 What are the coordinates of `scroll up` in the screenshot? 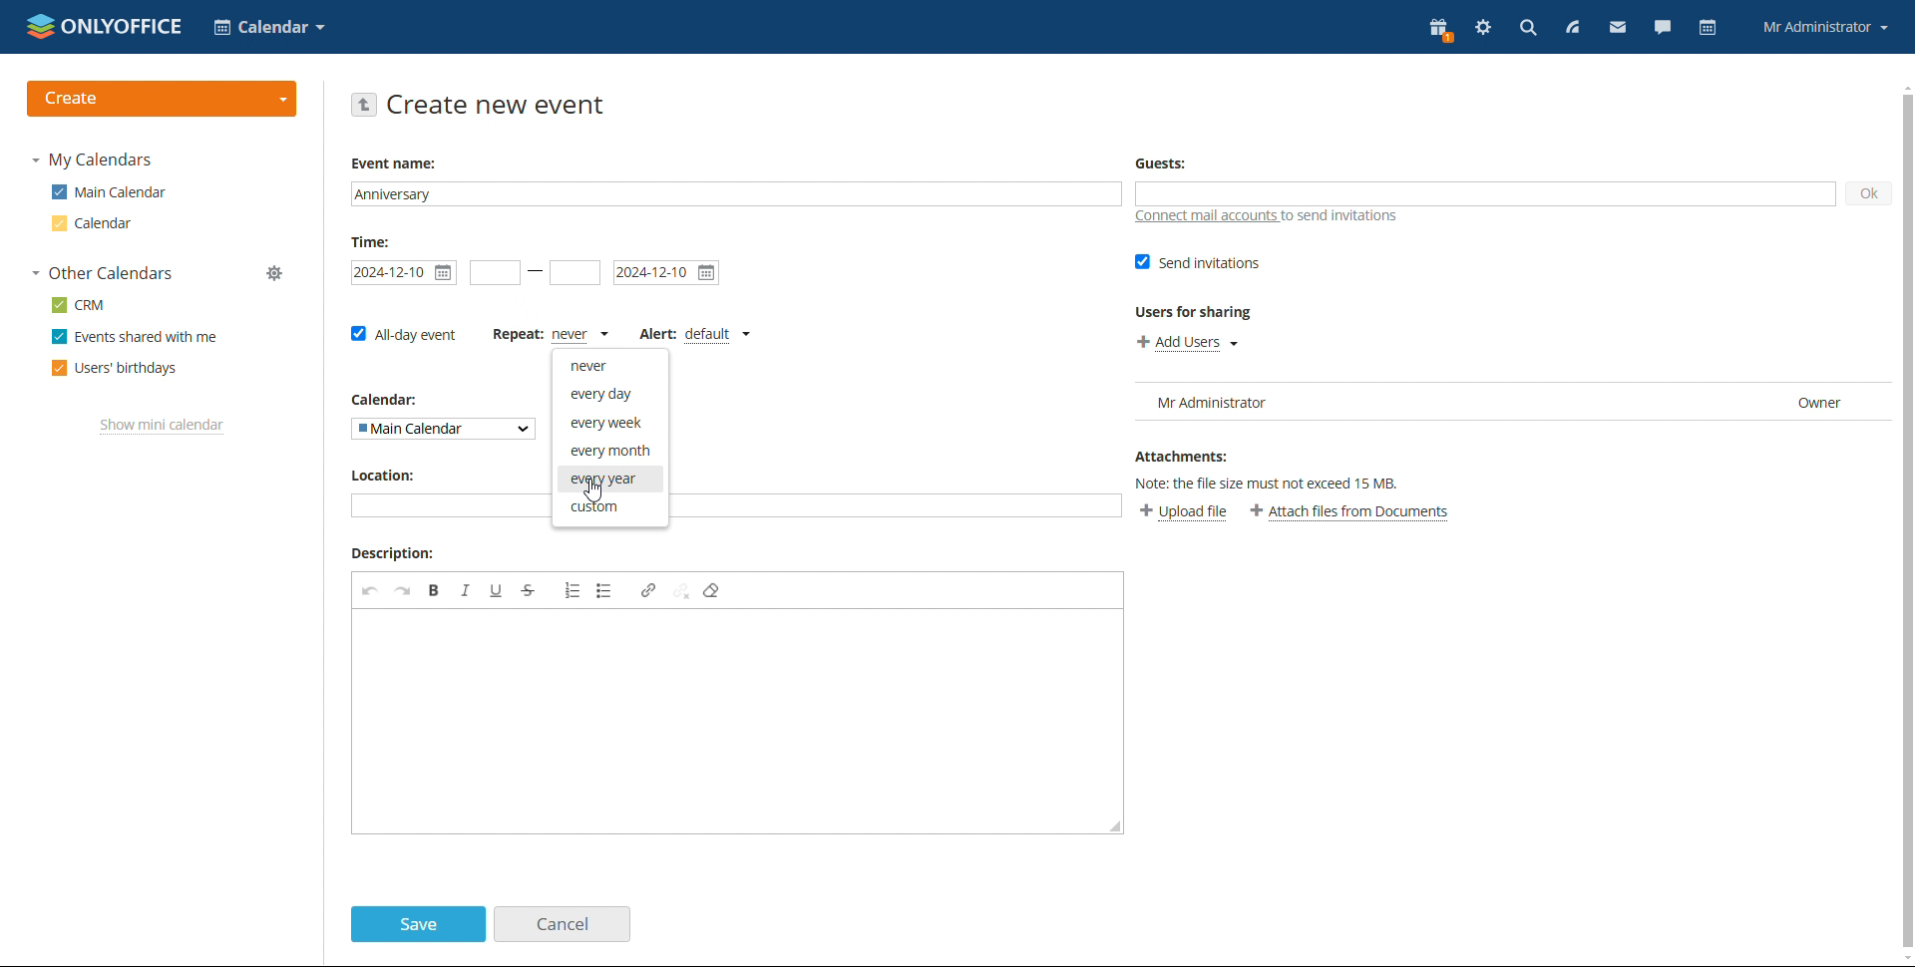 It's located at (1903, 86).